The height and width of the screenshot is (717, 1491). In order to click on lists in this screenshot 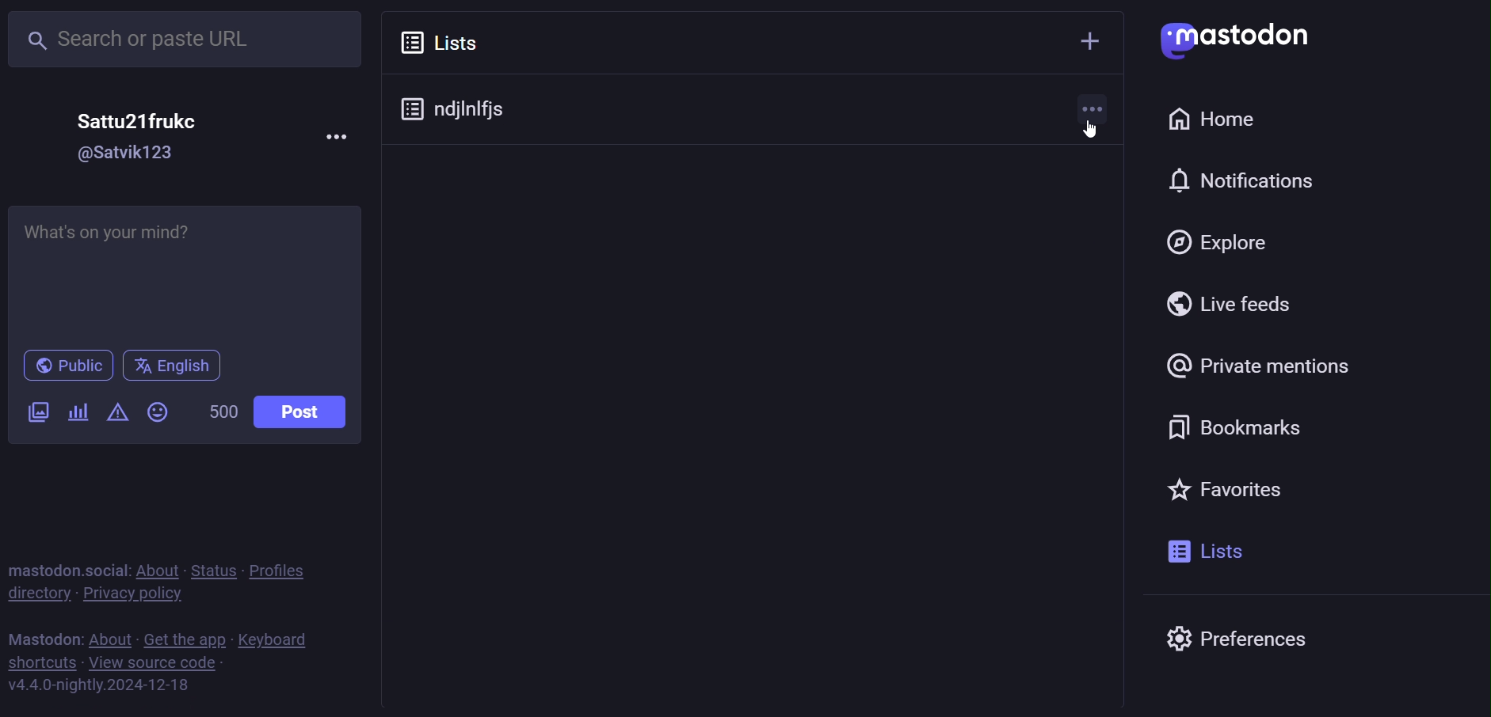, I will do `click(448, 44)`.